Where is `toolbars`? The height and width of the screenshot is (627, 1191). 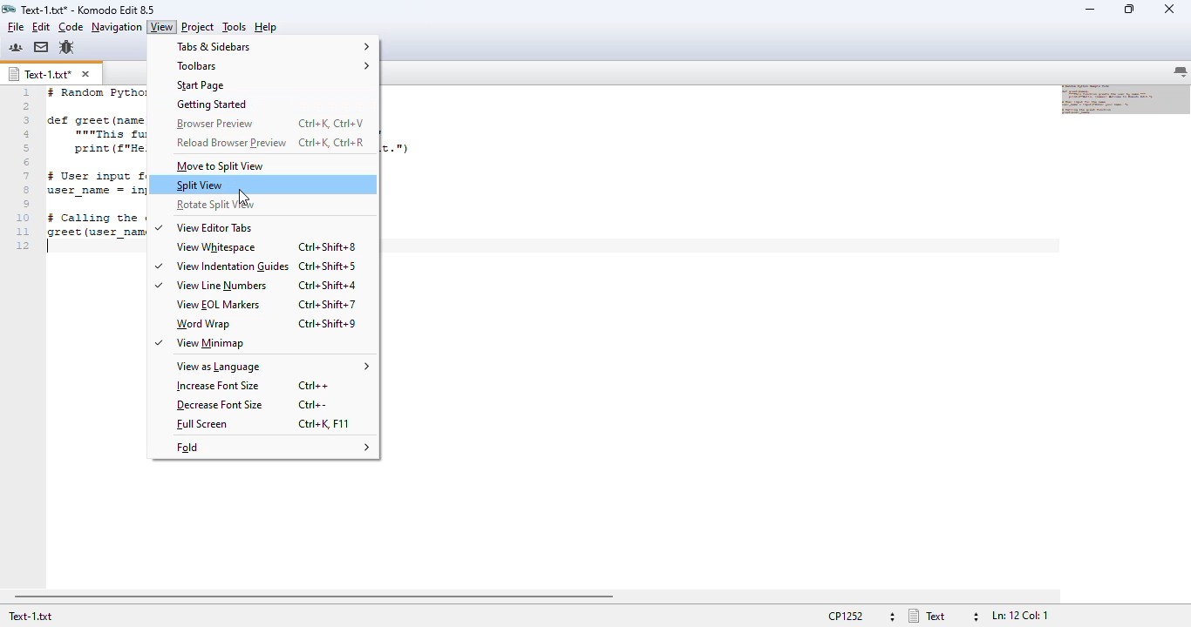
toolbars is located at coordinates (272, 66).